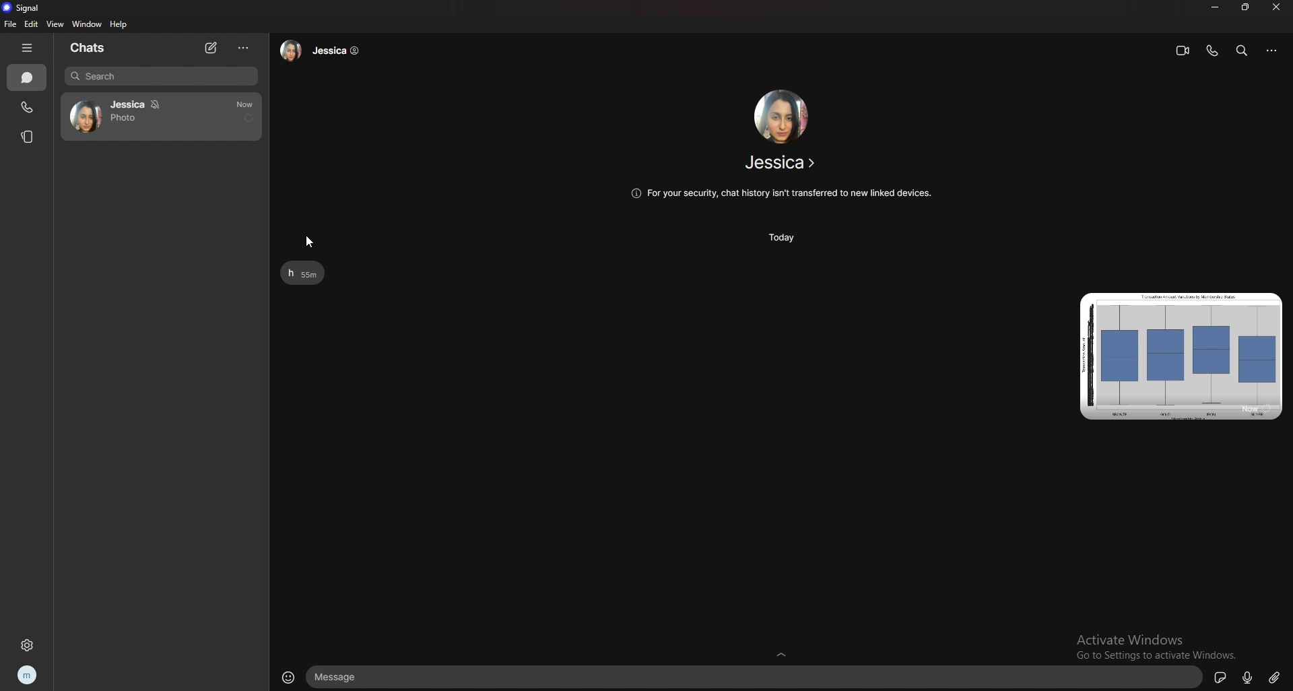 The image size is (1293, 691). I want to click on help, so click(118, 24).